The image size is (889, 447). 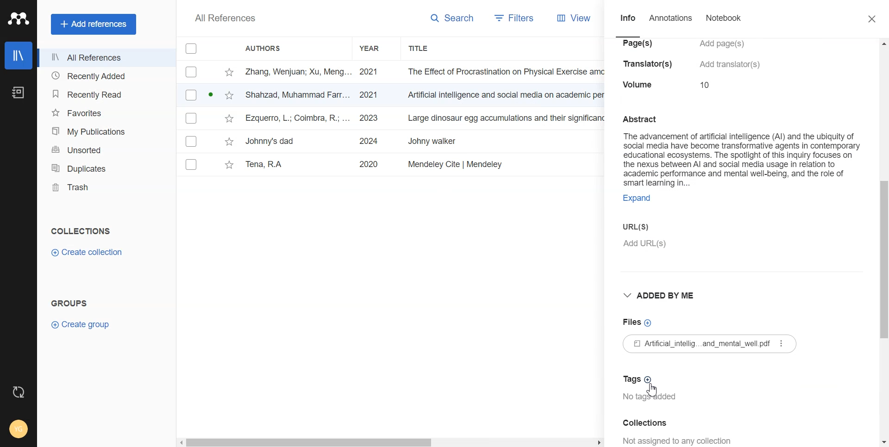 What do you see at coordinates (105, 149) in the screenshot?
I see `Unsorted` at bounding box center [105, 149].